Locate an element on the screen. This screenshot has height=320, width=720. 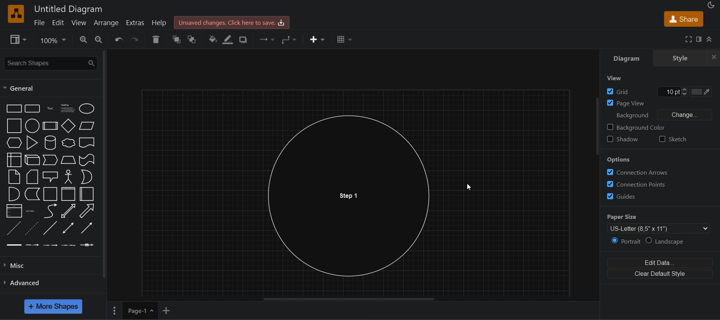
ellipse is located at coordinates (88, 109).